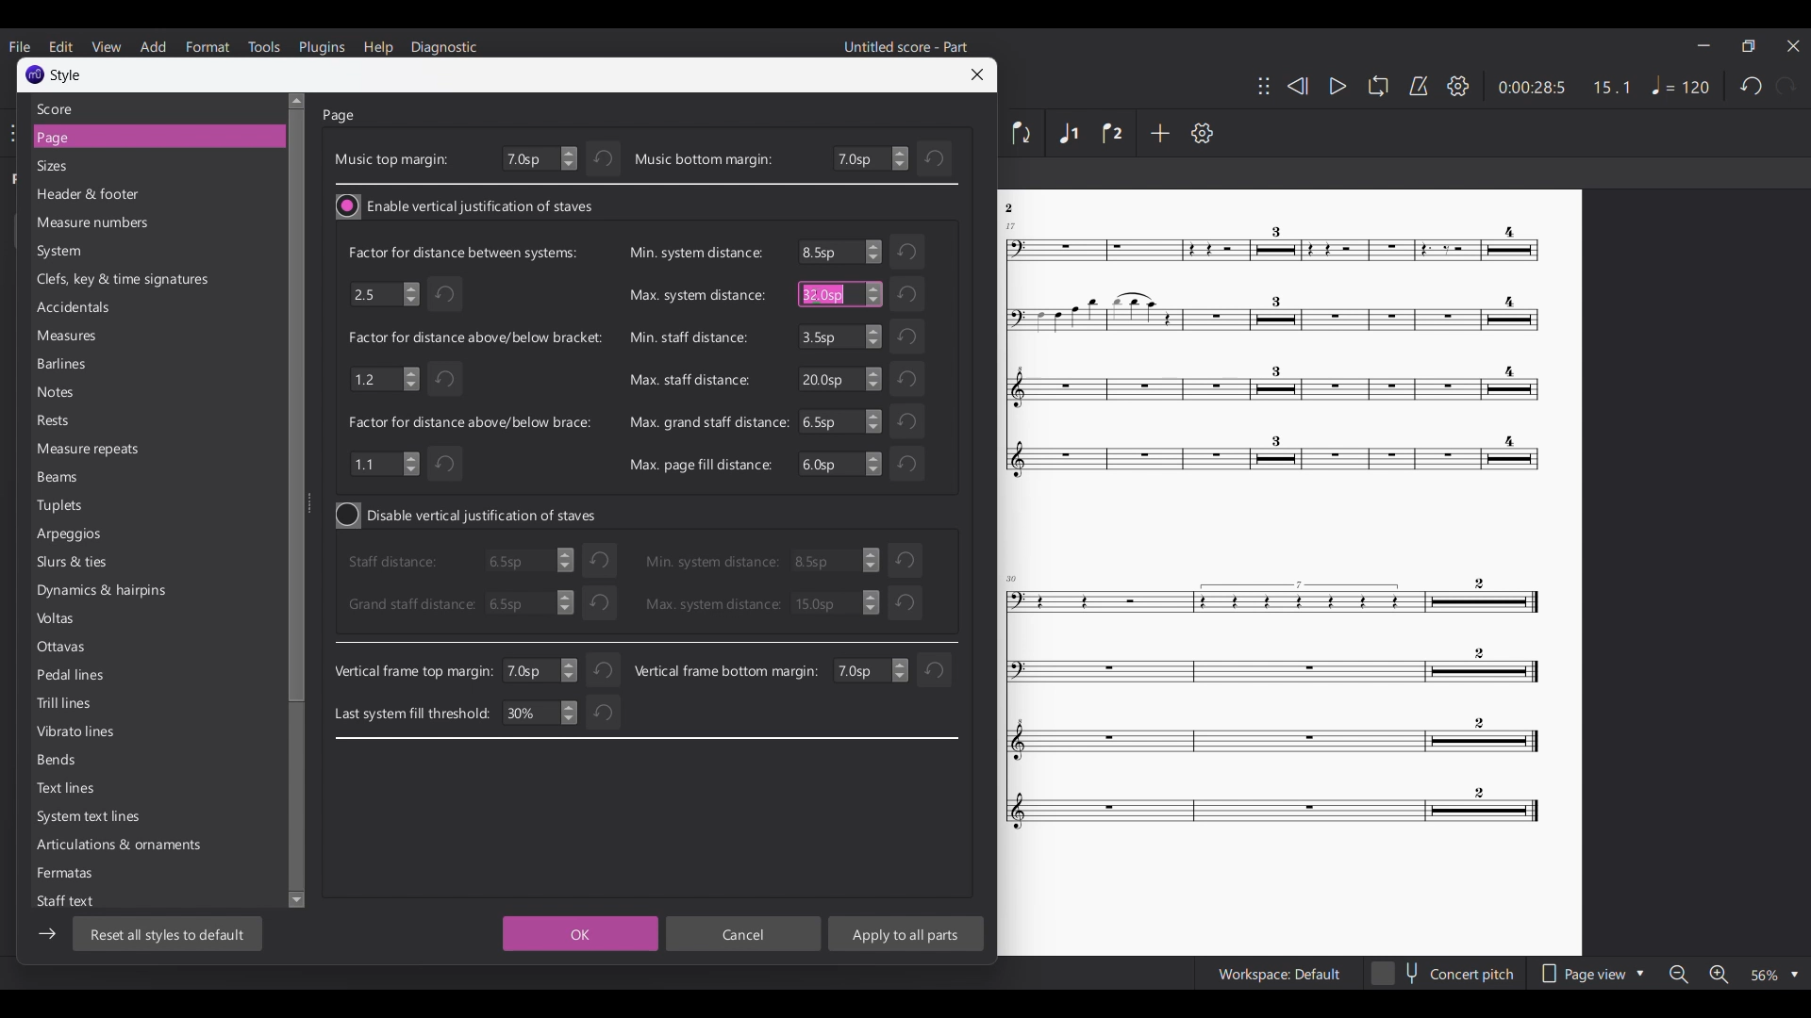 The image size is (1811, 1018). What do you see at coordinates (835, 602) in the screenshot?
I see `30.0 sp` at bounding box center [835, 602].